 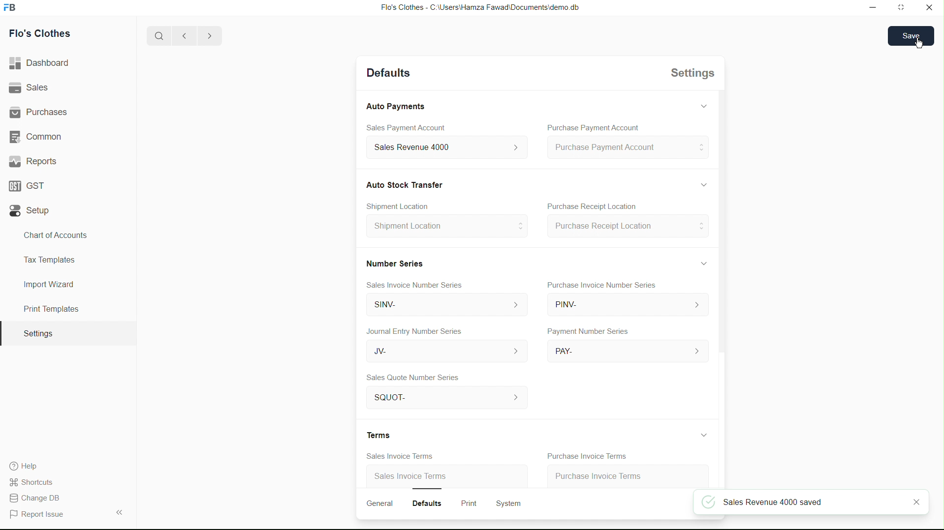 I want to click on Purchase Receipt Location, so click(x=629, y=225).